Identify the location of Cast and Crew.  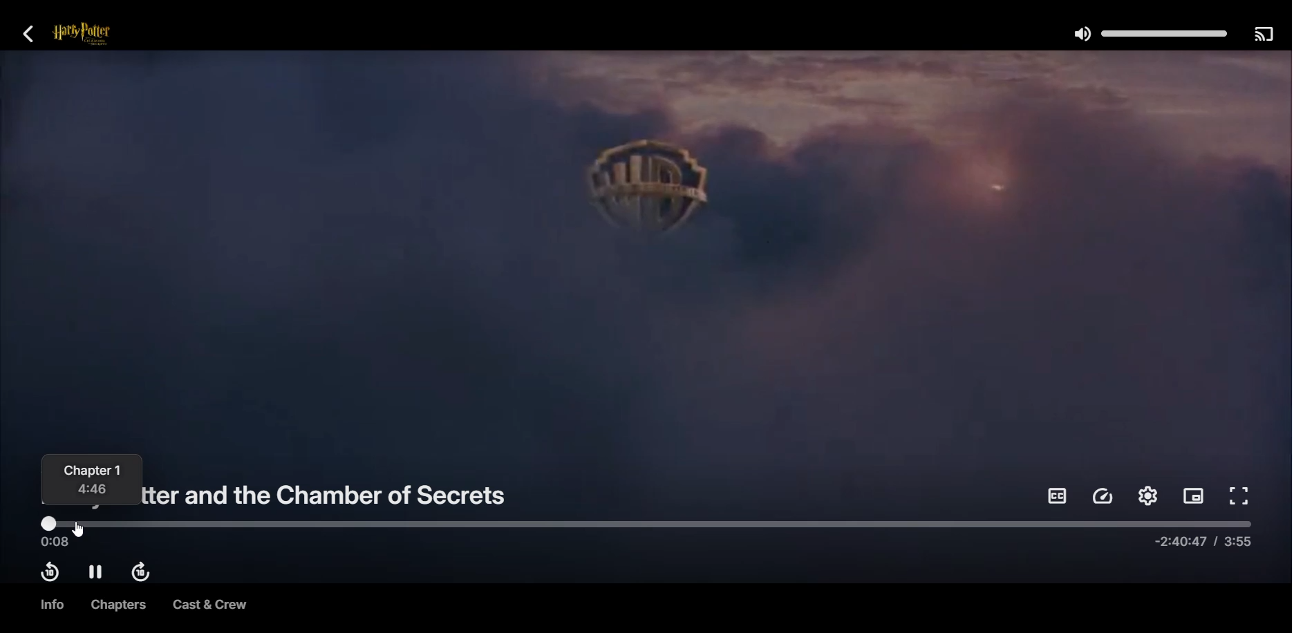
(209, 606).